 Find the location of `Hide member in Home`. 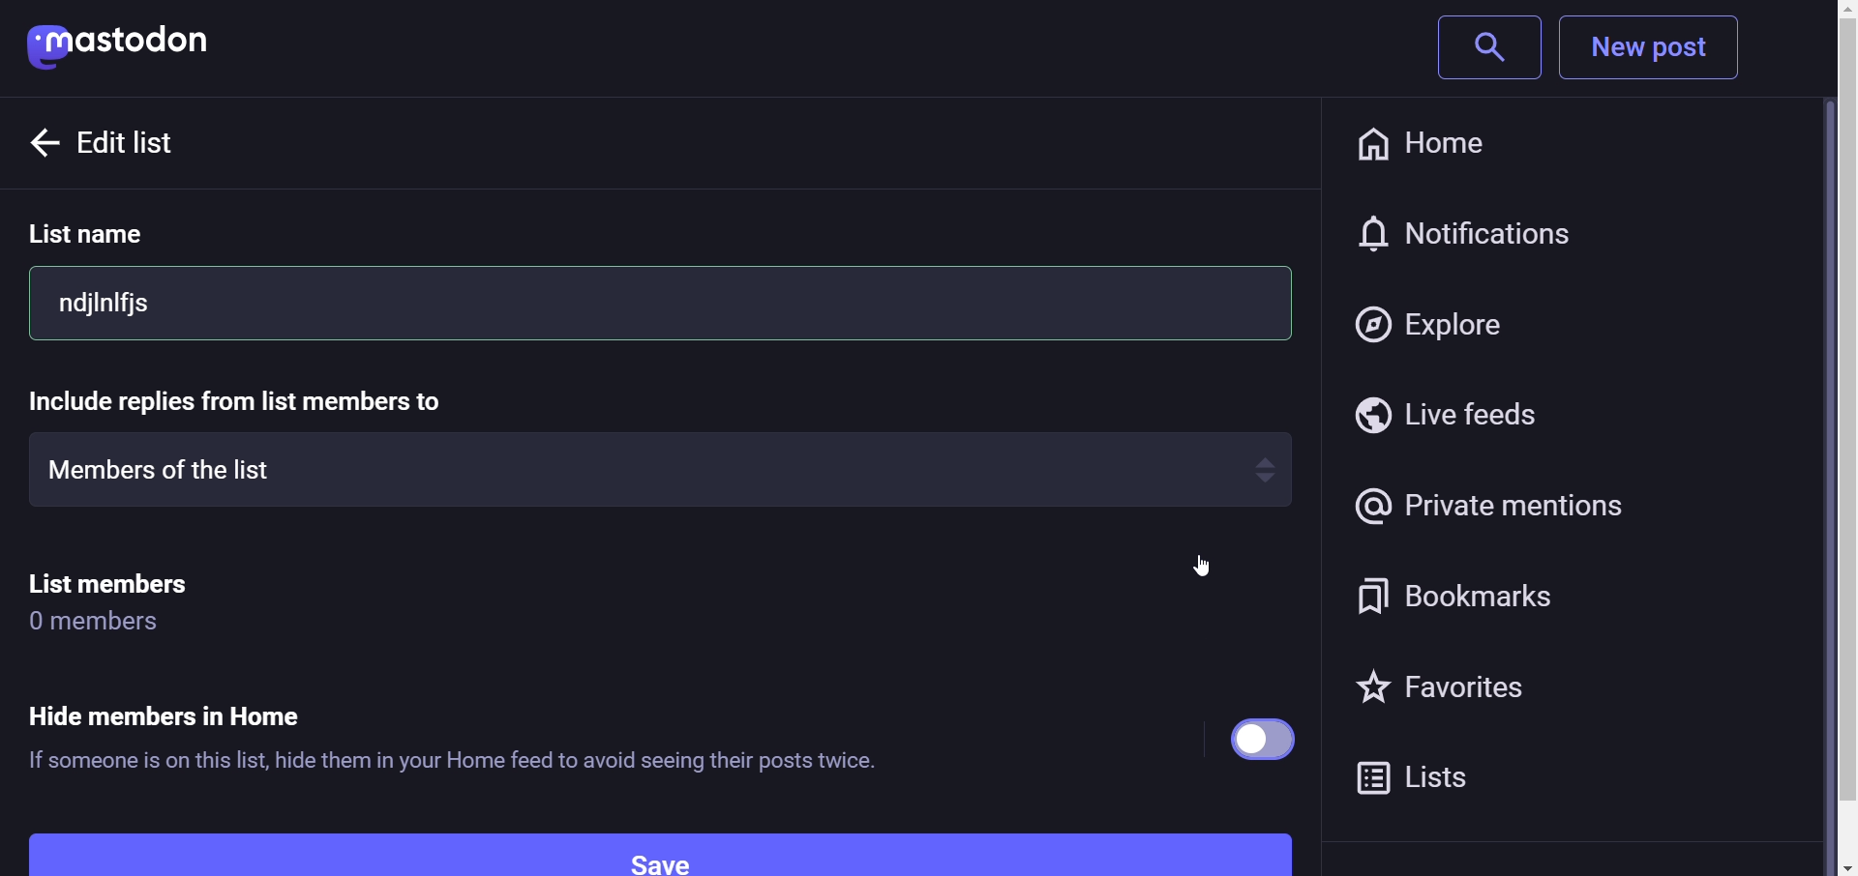

Hide member in Home is located at coordinates (192, 699).